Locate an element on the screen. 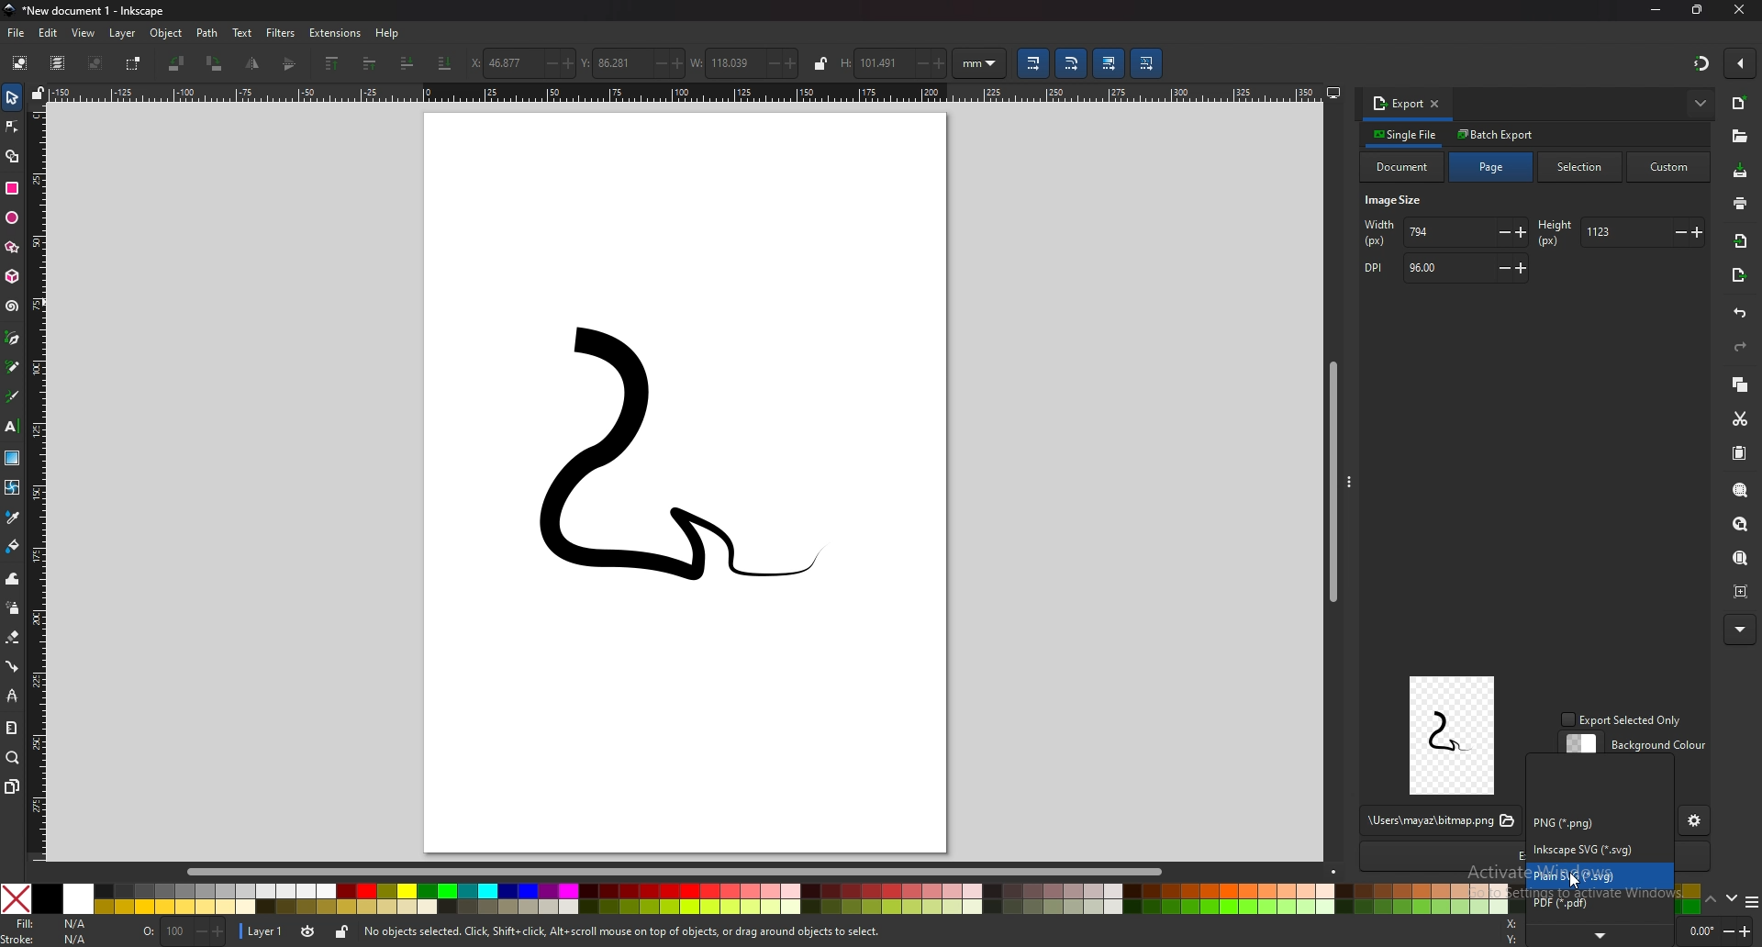 The image size is (1762, 947). path is located at coordinates (207, 33).